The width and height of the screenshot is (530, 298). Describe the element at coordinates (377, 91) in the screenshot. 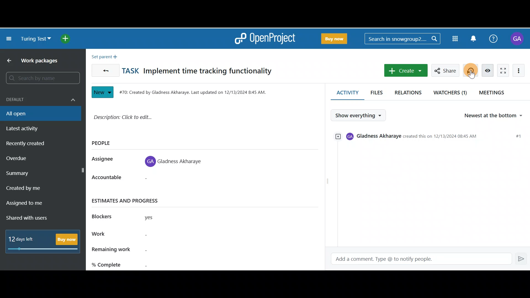

I see `Files` at that location.